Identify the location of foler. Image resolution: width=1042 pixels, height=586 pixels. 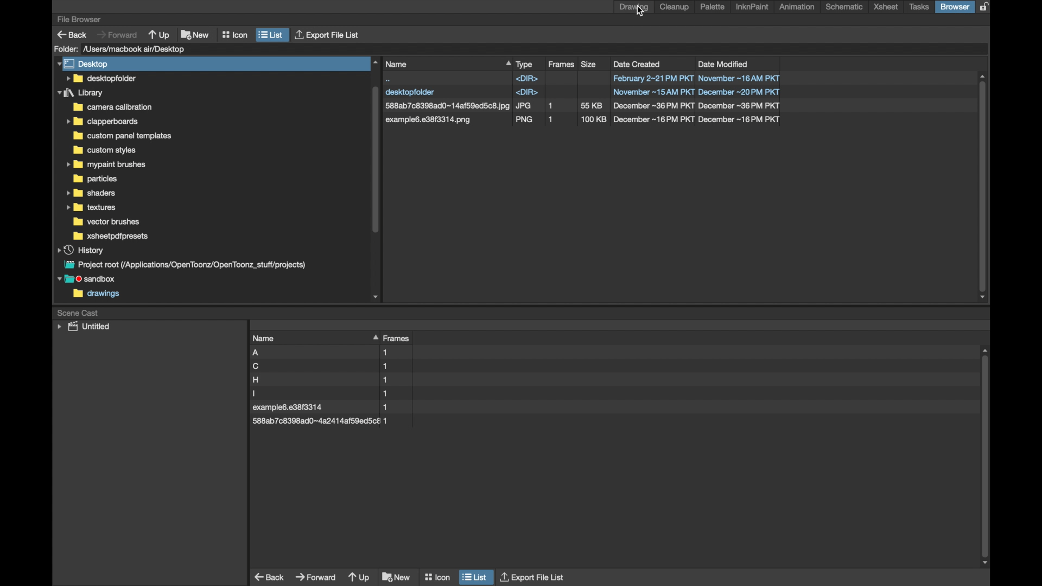
(111, 236).